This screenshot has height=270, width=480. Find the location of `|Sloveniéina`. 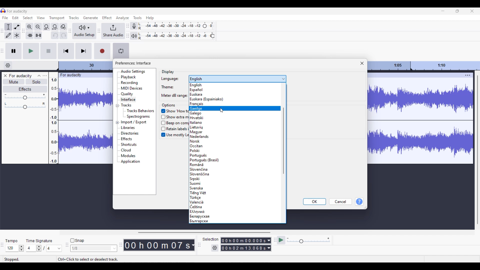

|Sloveniéina is located at coordinates (199, 174).